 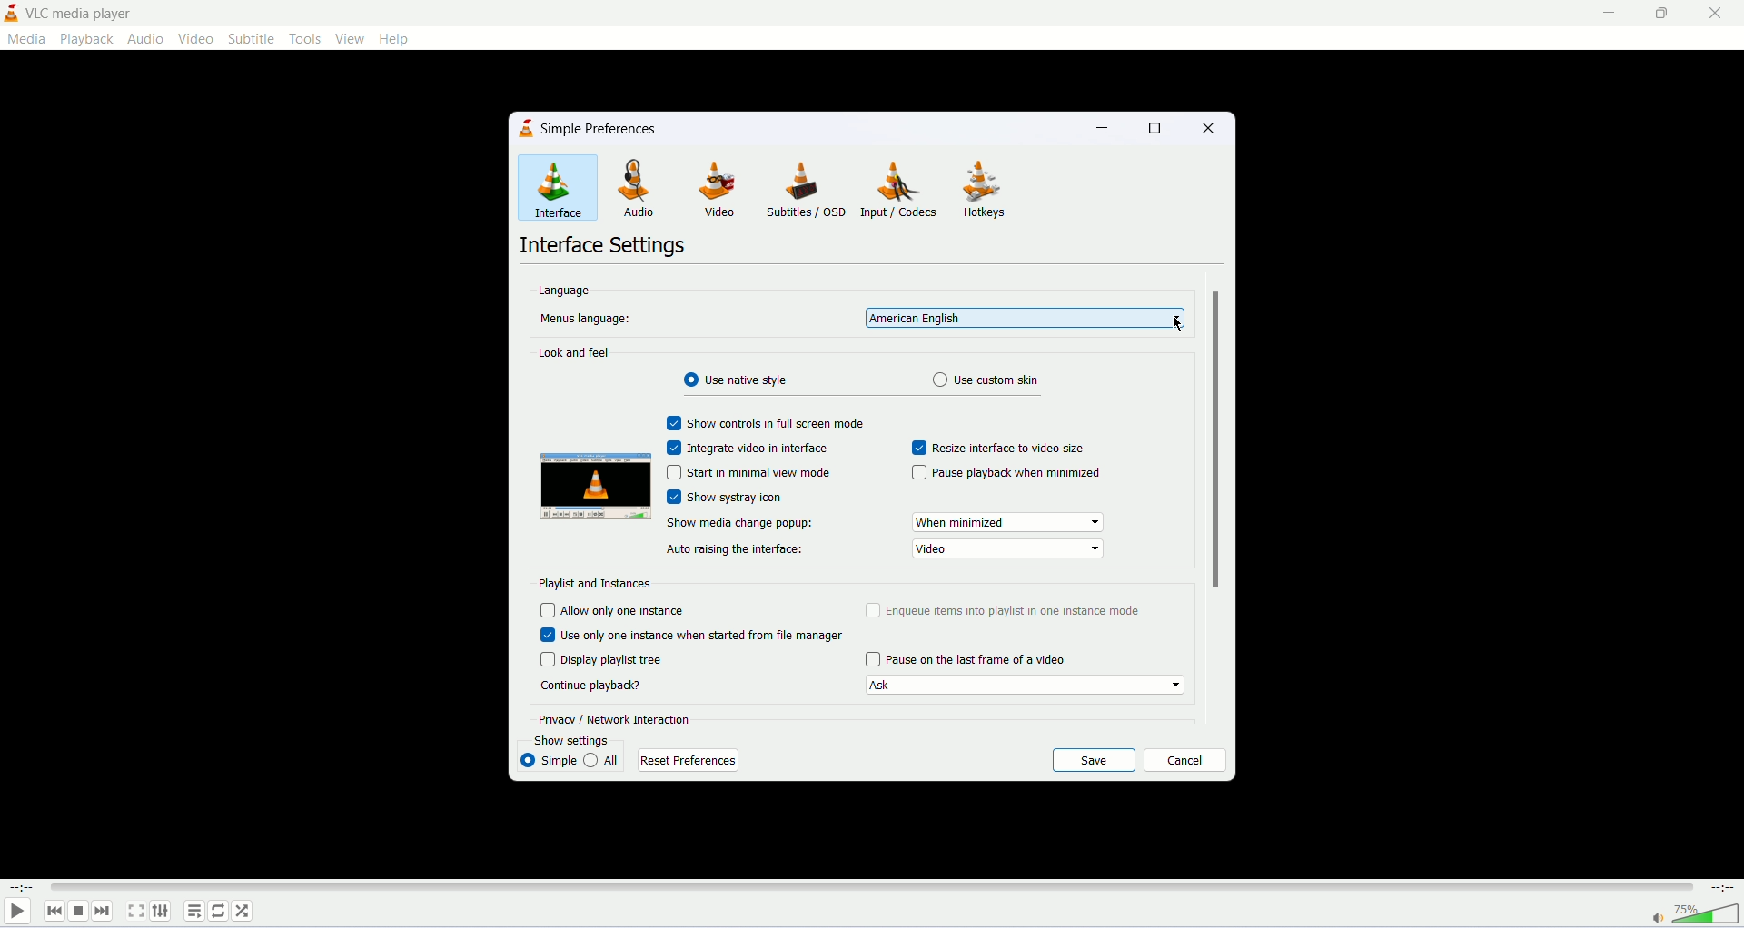 I want to click on enqueue items into playlist in one instance mode, so click(x=1005, y=609).